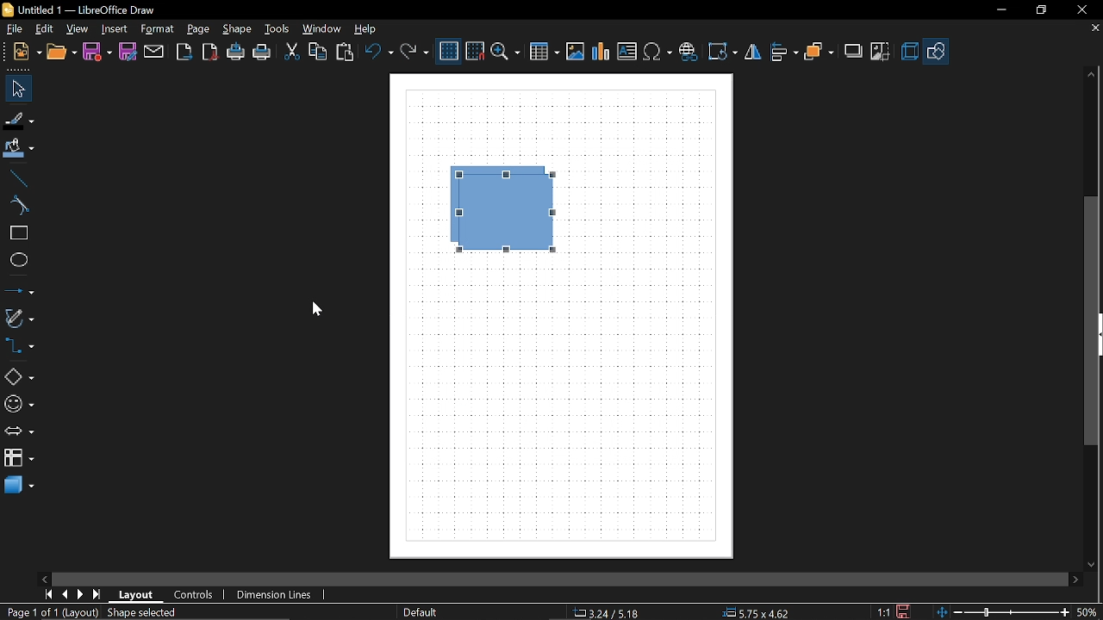  Describe the element at coordinates (1094, 28) in the screenshot. I see `CLose tab` at that location.